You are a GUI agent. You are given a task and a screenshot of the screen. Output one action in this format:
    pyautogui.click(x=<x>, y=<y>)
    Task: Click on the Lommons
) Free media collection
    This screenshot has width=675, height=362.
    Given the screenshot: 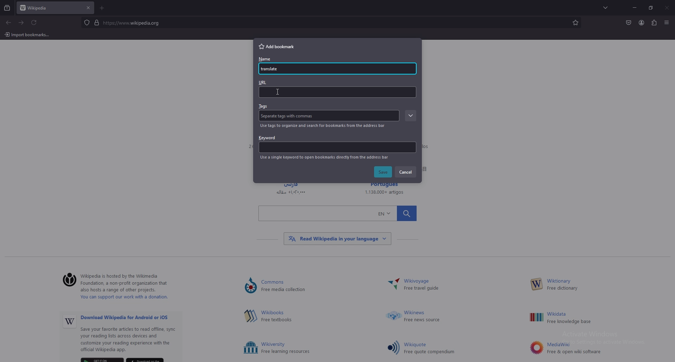 What is the action you would take?
    pyautogui.click(x=292, y=286)
    